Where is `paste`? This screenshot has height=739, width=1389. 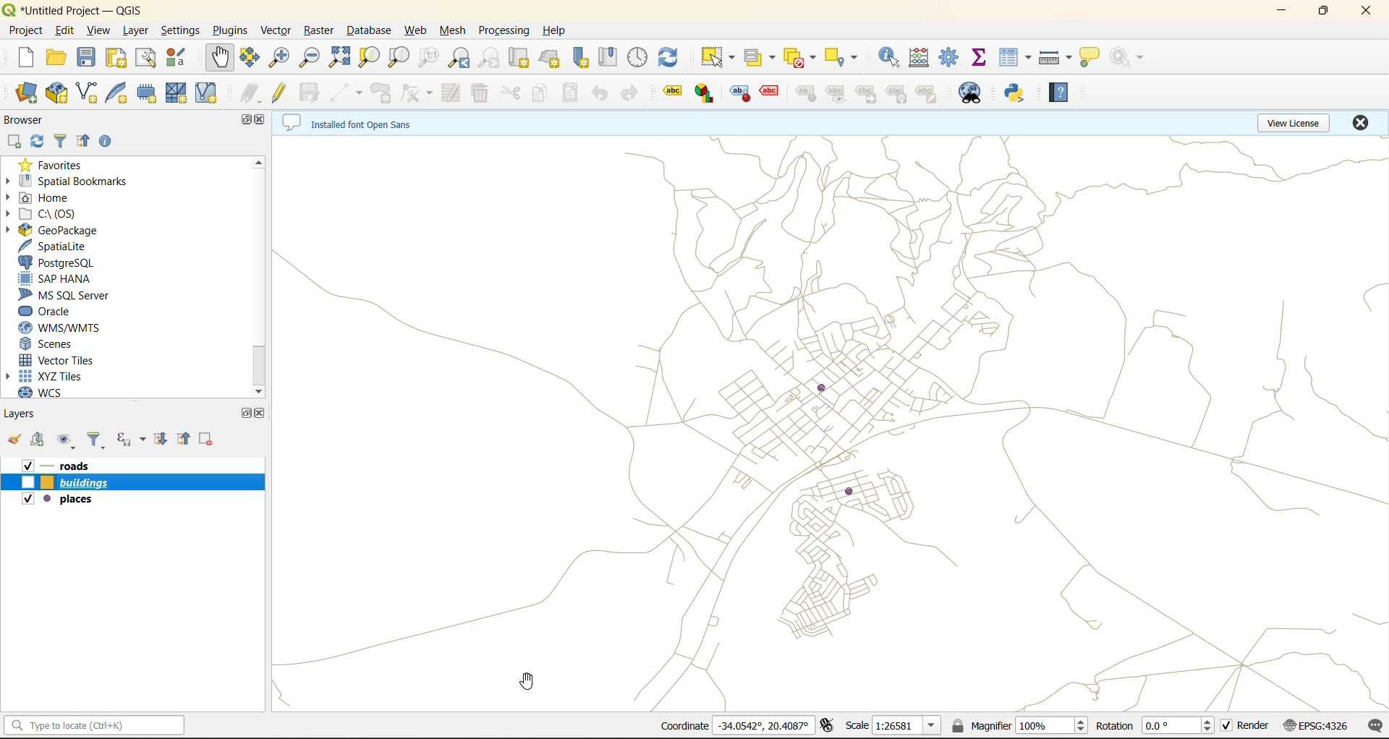 paste is located at coordinates (569, 95).